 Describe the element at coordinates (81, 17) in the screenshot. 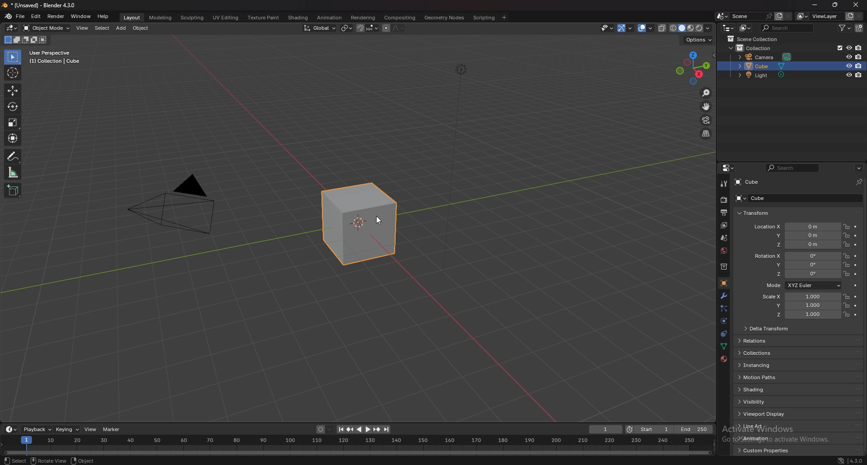

I see `window` at that location.